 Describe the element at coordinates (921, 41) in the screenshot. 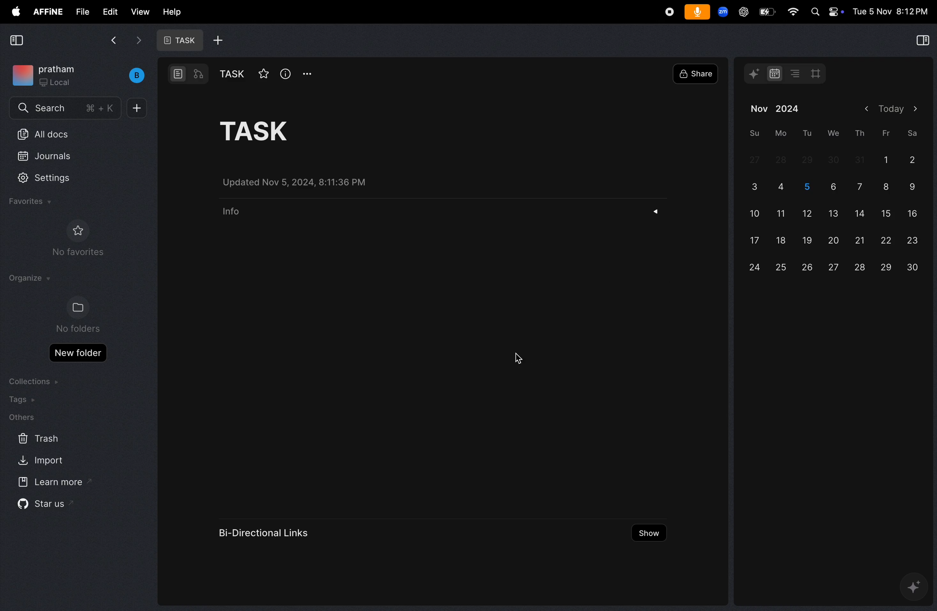

I see `side bar` at that location.